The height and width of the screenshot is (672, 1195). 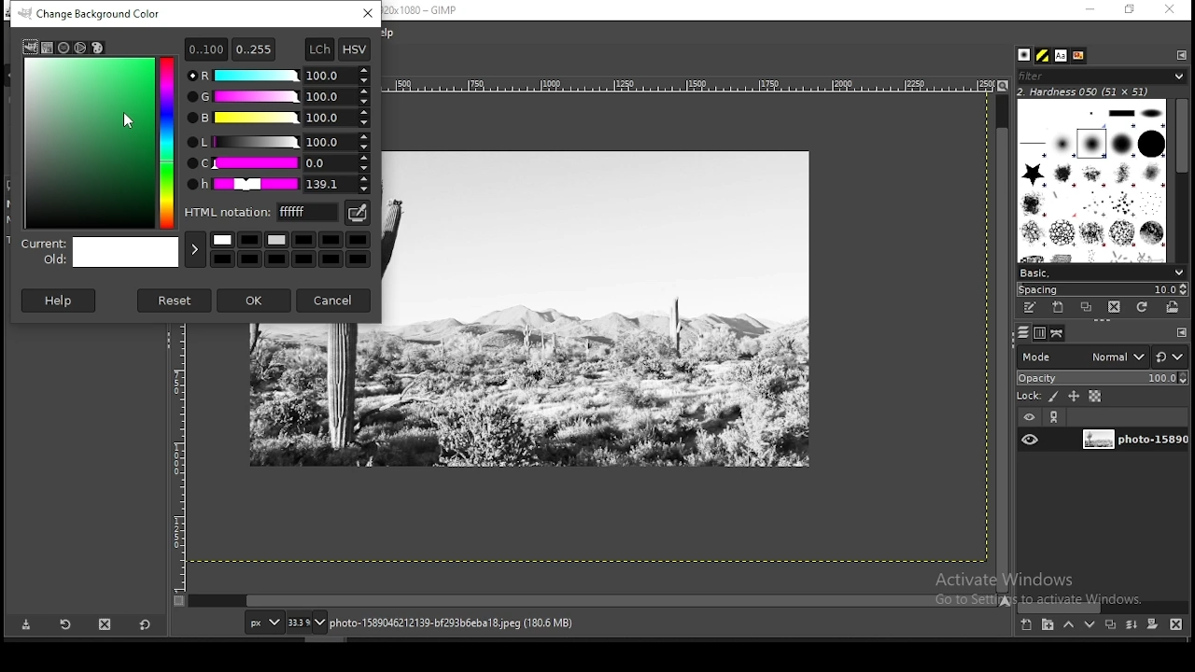 I want to click on units, so click(x=261, y=622).